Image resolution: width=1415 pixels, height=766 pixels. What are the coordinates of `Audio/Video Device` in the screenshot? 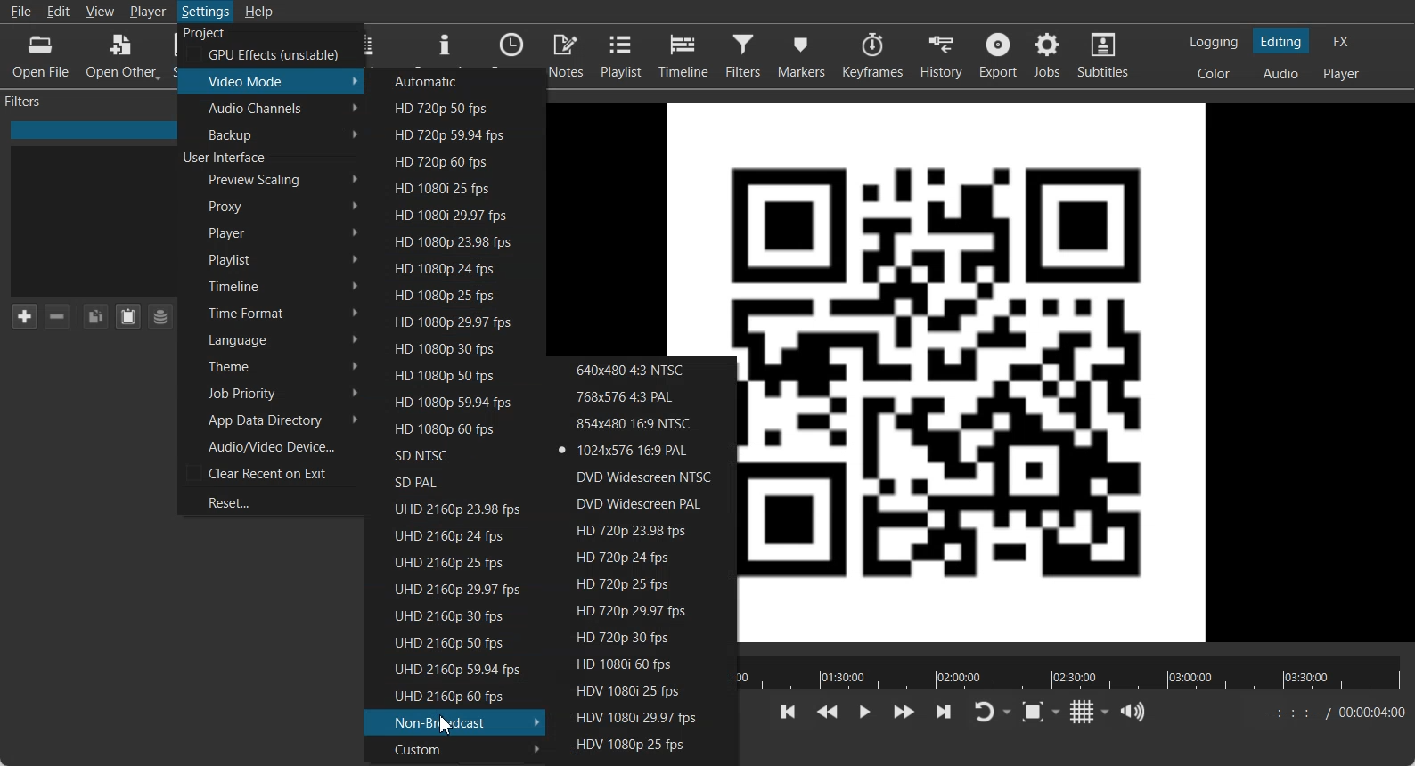 It's located at (270, 445).